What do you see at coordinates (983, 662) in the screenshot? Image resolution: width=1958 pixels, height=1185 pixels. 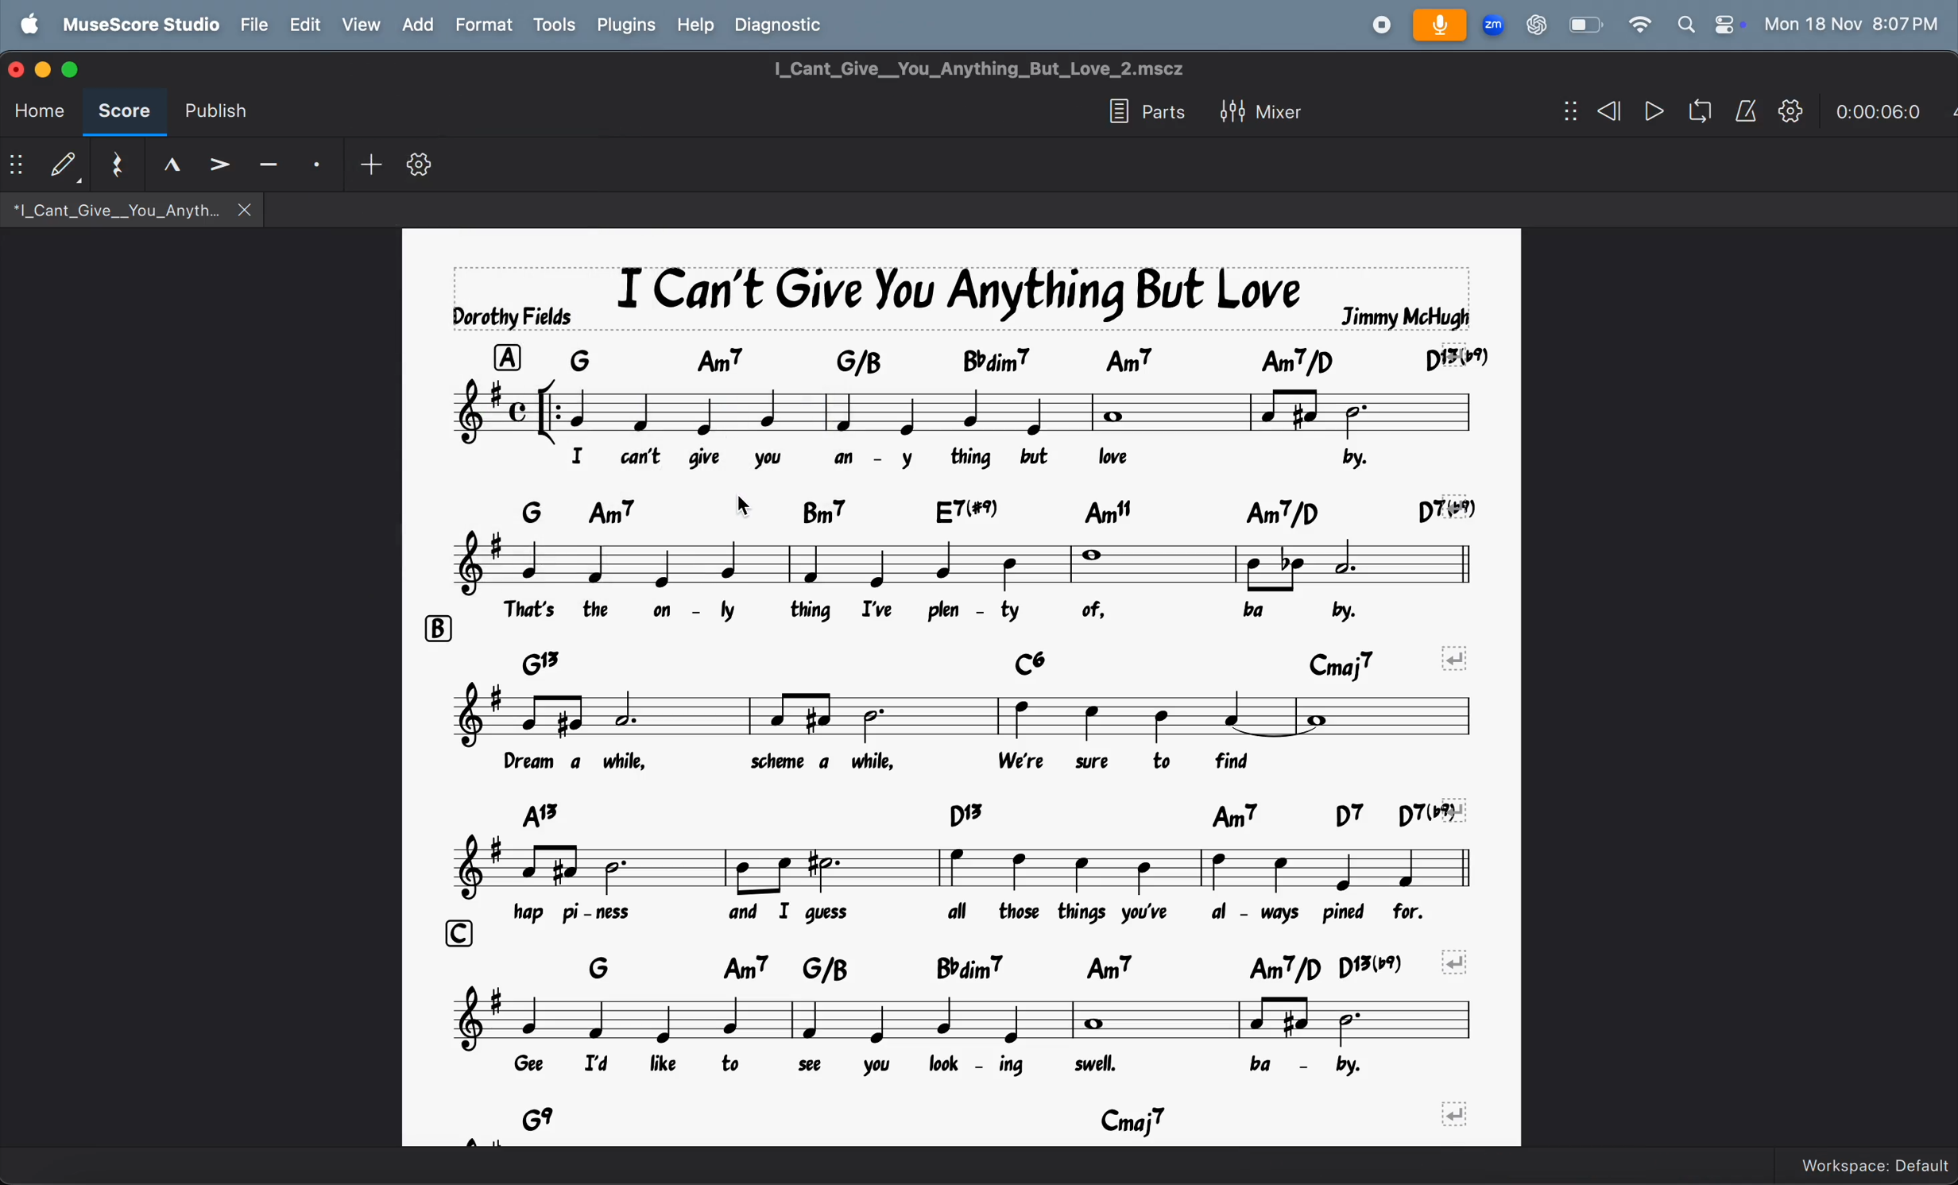 I see `chord symbols` at bounding box center [983, 662].